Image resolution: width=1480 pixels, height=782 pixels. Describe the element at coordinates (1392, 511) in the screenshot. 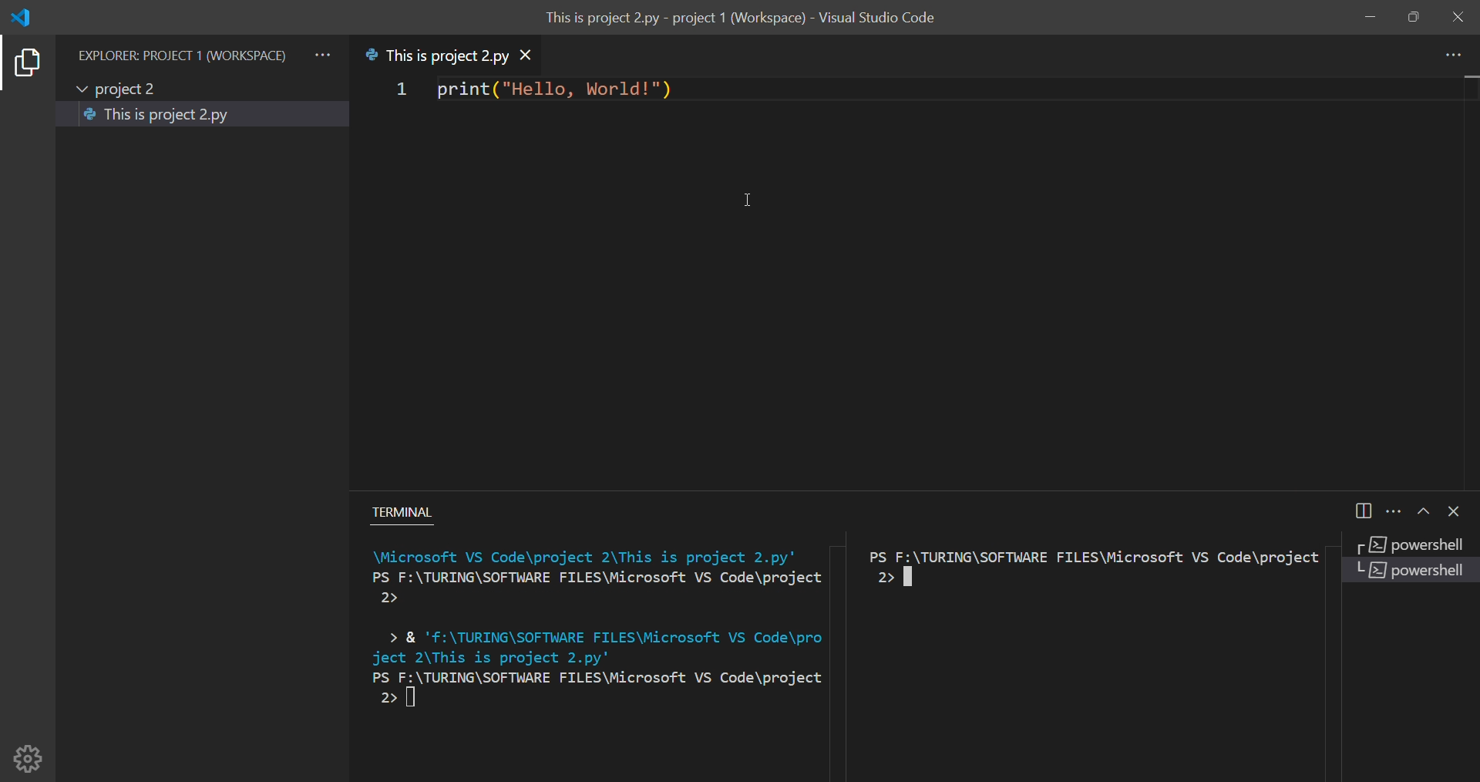

I see `more options` at that location.